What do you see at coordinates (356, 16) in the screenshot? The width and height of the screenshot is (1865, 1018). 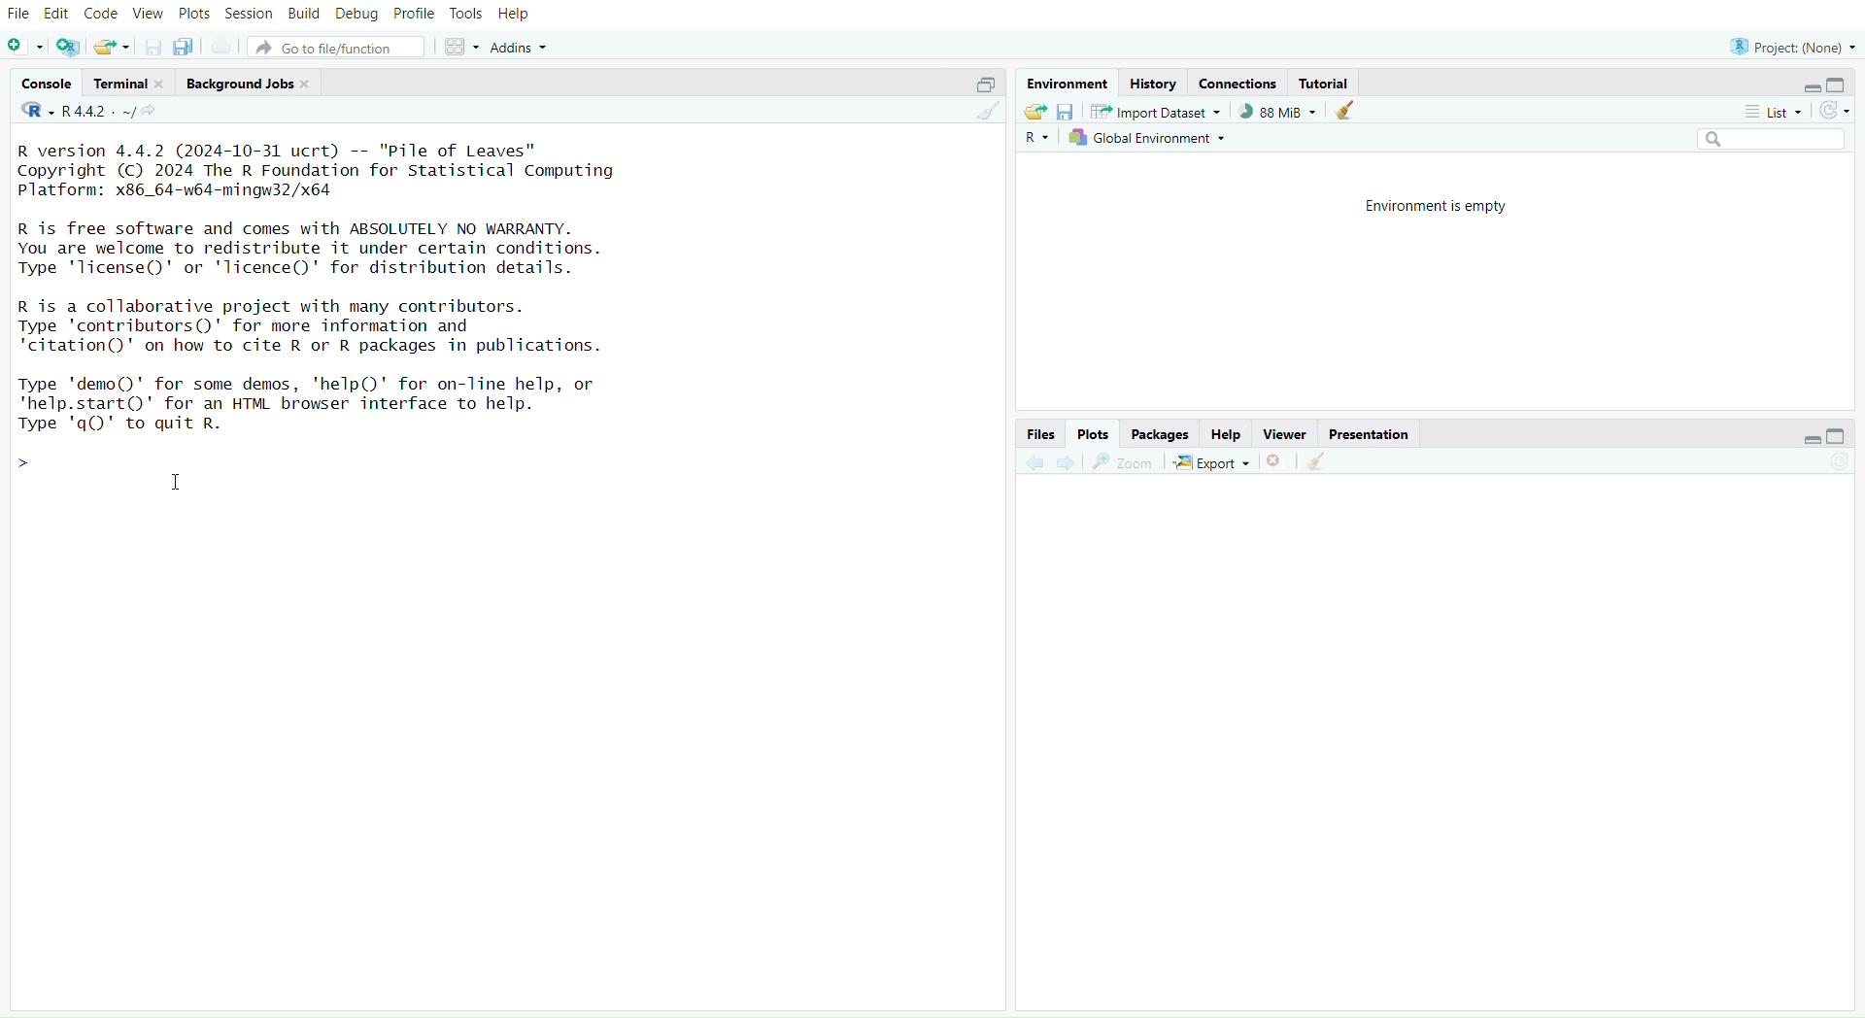 I see `debug` at bounding box center [356, 16].